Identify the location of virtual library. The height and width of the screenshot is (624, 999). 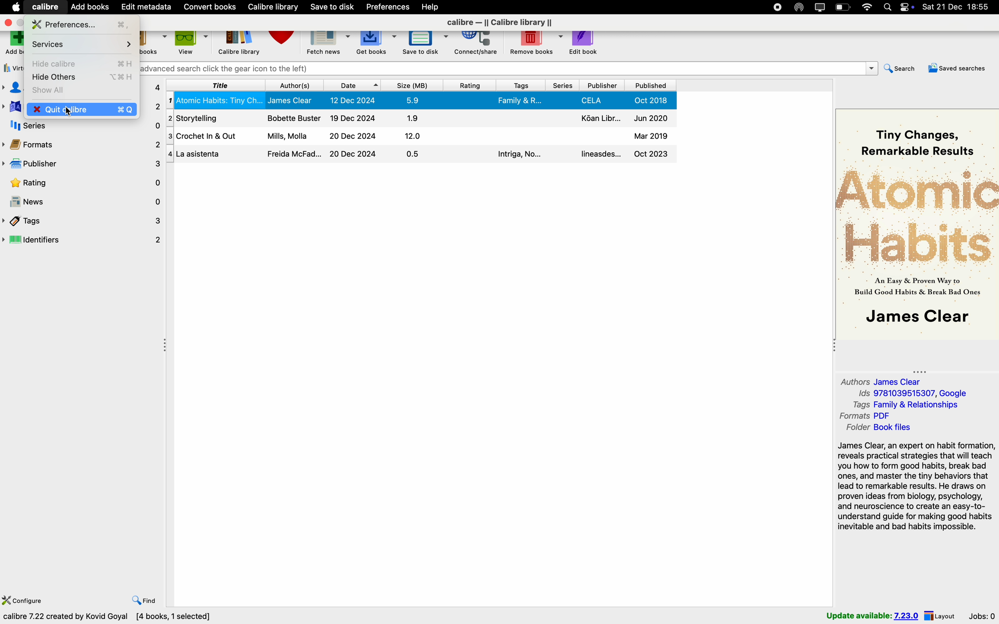
(12, 69).